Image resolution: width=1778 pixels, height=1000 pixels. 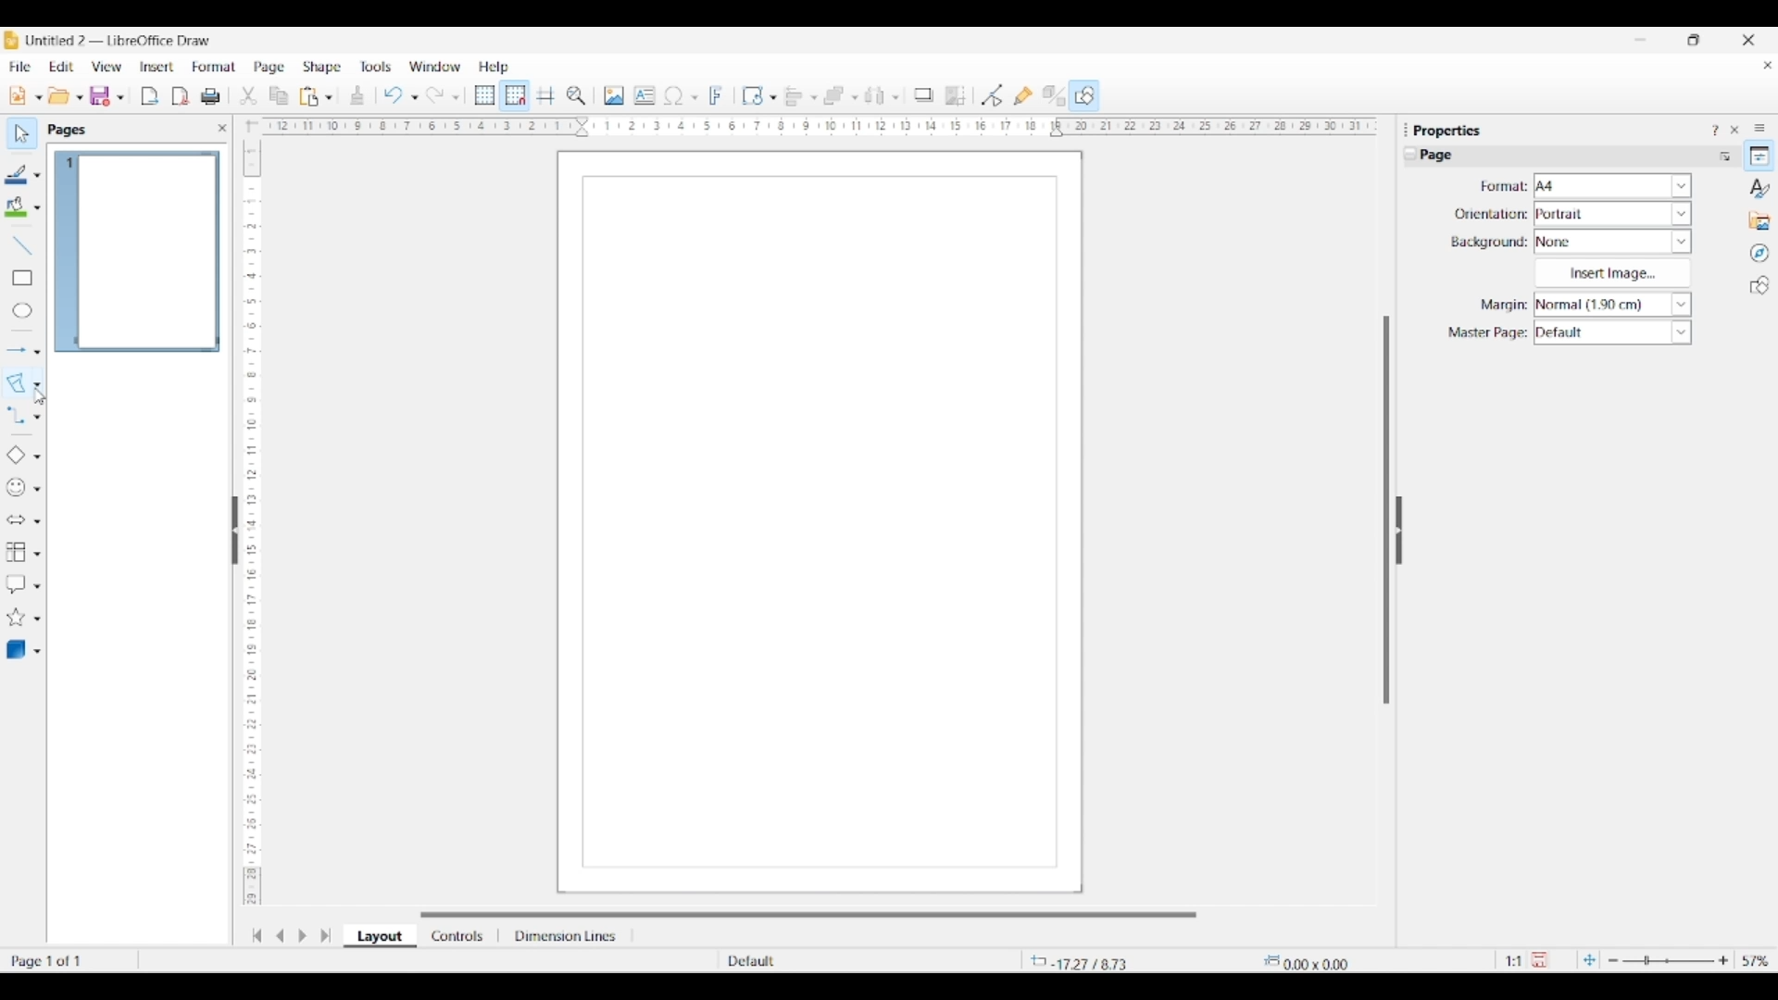 I want to click on Undo last action done, so click(x=394, y=94).